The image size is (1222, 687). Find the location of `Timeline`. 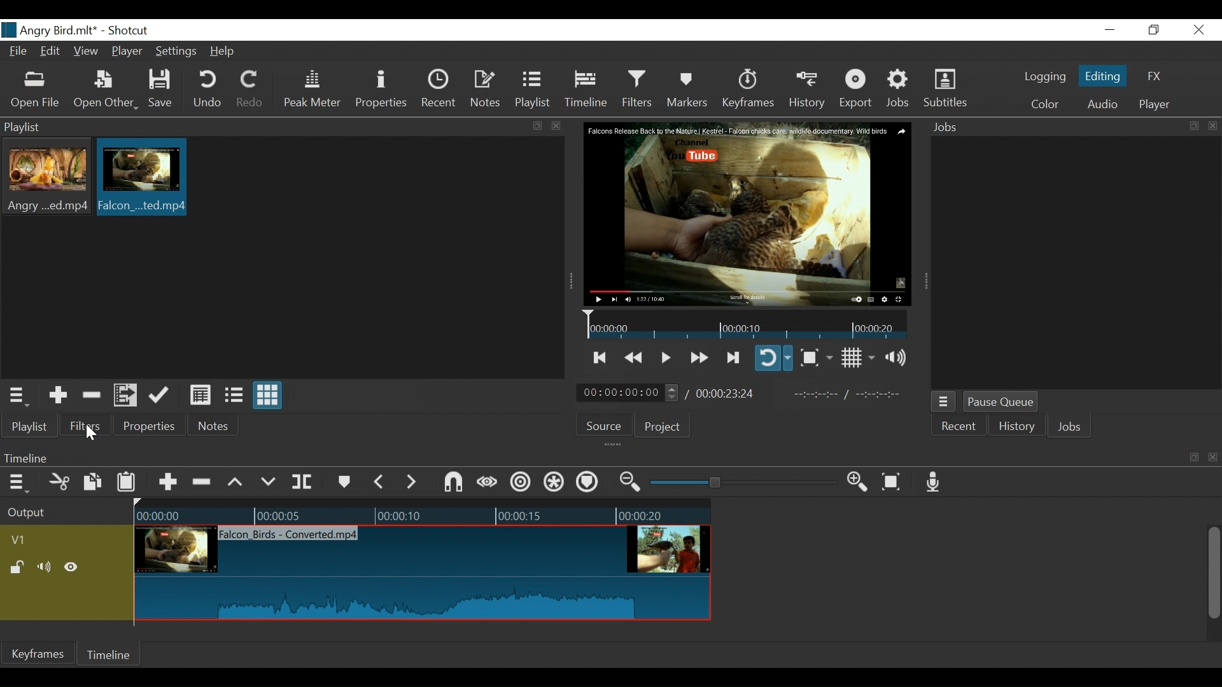

Timeline is located at coordinates (423, 513).